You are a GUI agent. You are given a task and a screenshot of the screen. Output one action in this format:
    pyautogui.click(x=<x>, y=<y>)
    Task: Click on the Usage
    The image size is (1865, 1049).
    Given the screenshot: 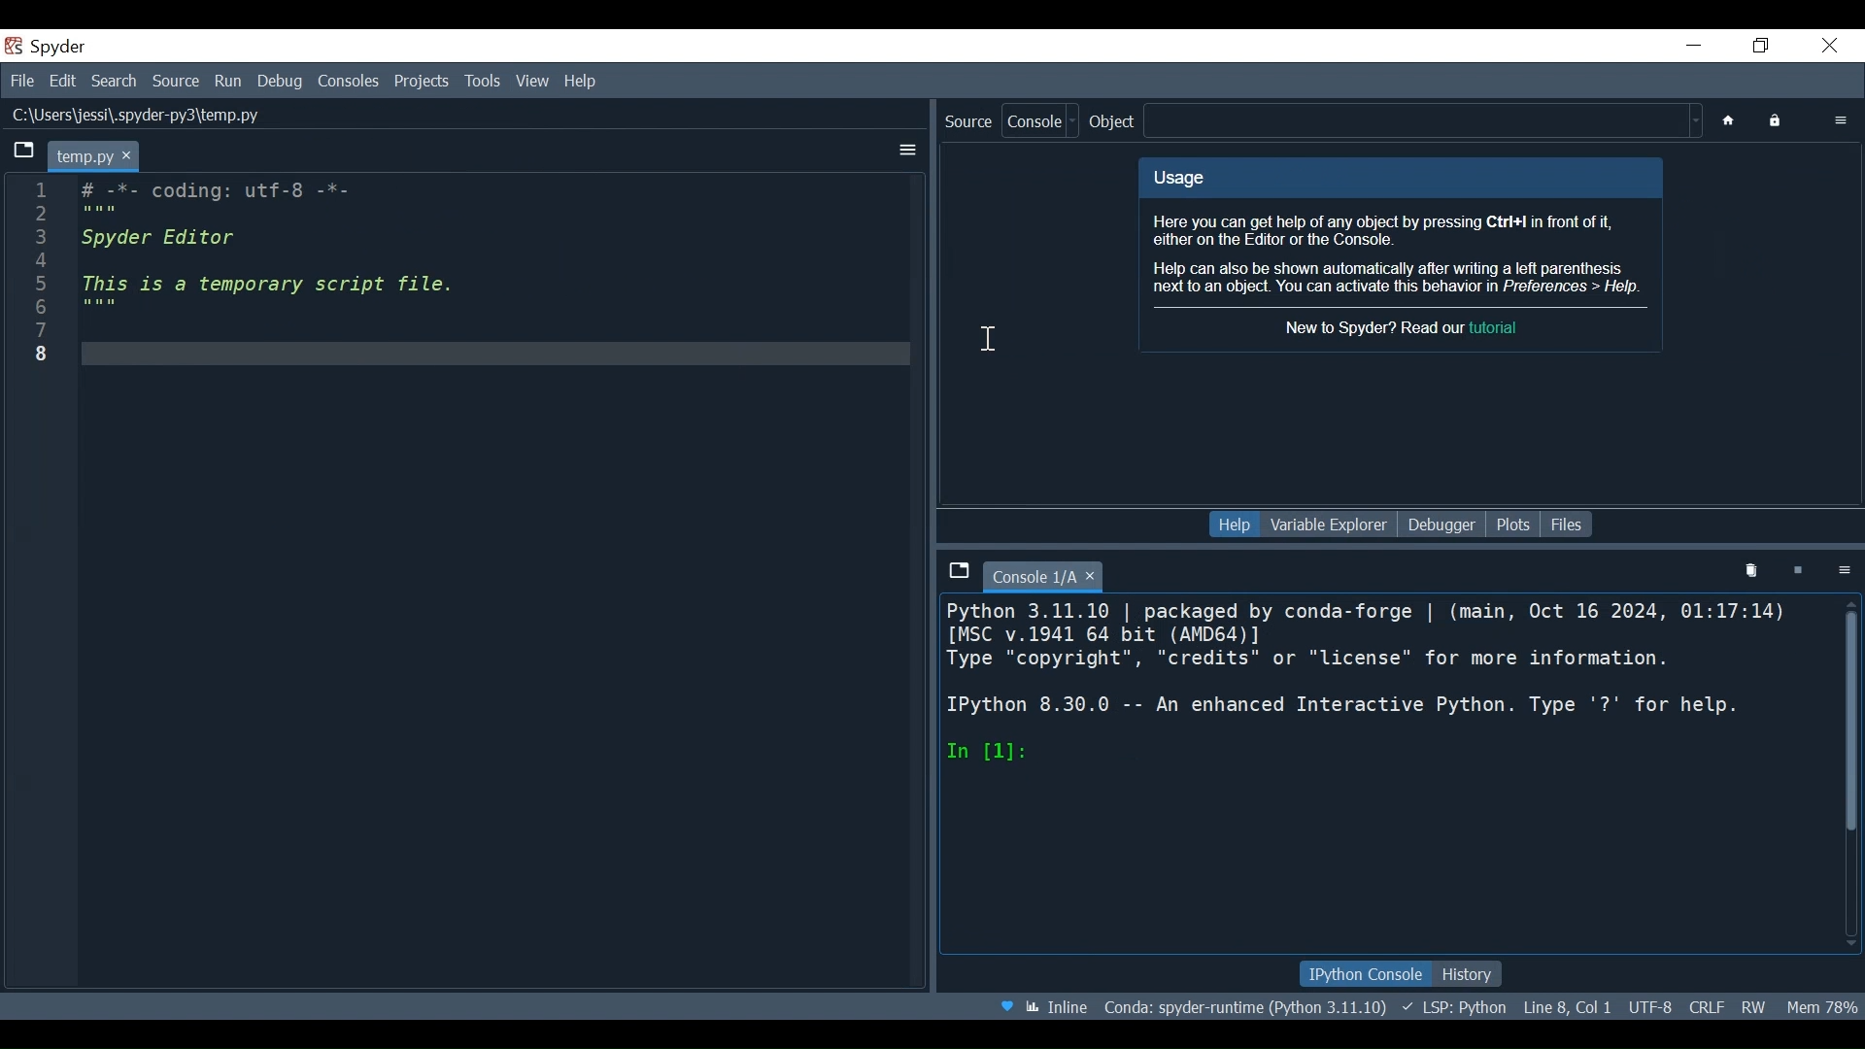 What is the action you would take?
    pyautogui.click(x=1400, y=178)
    